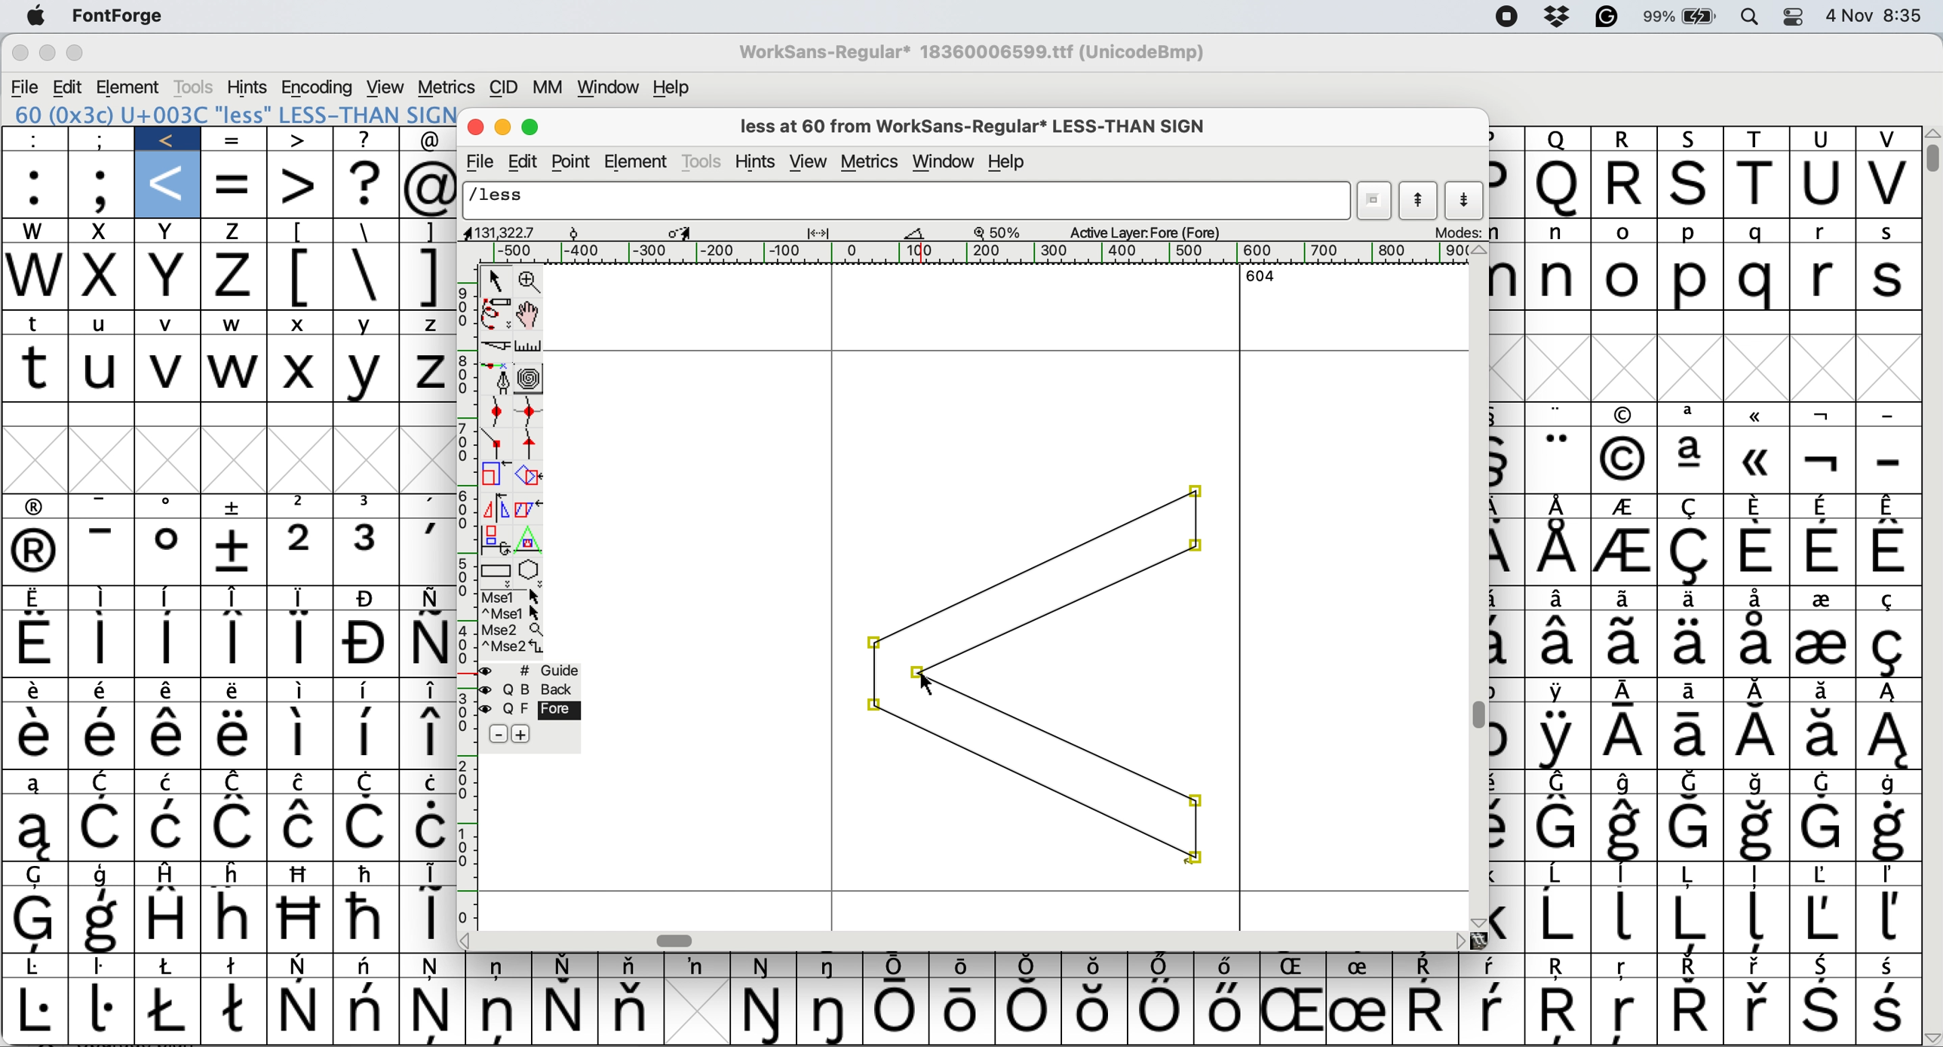 The image size is (1943, 1047). Describe the element at coordinates (542, 668) in the screenshot. I see `guide` at that location.